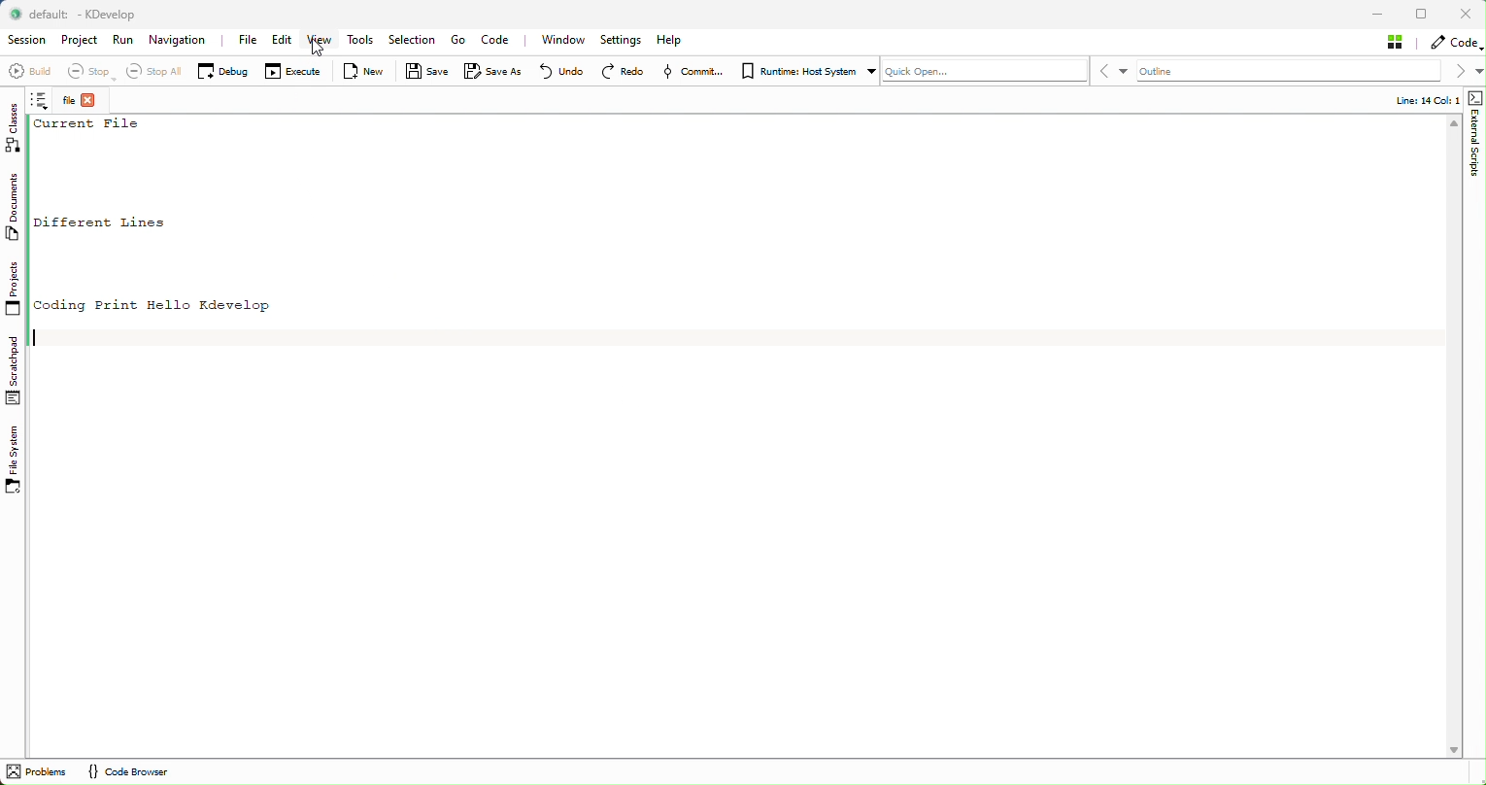  Describe the element at coordinates (149, 71) in the screenshot. I see `Stop all` at that location.